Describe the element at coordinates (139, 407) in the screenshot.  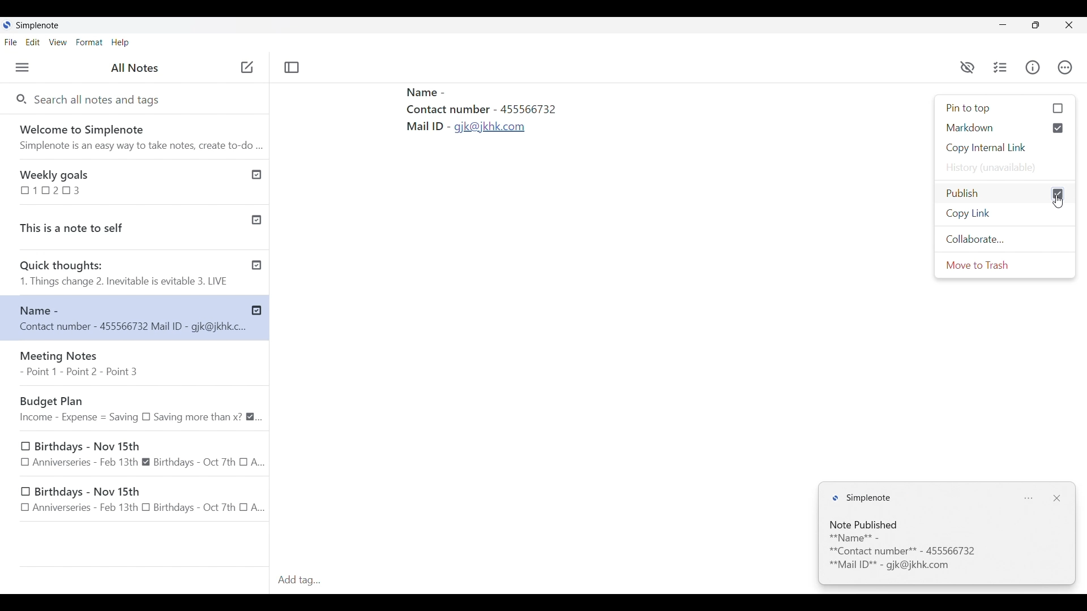
I see `Budget Plan` at that location.